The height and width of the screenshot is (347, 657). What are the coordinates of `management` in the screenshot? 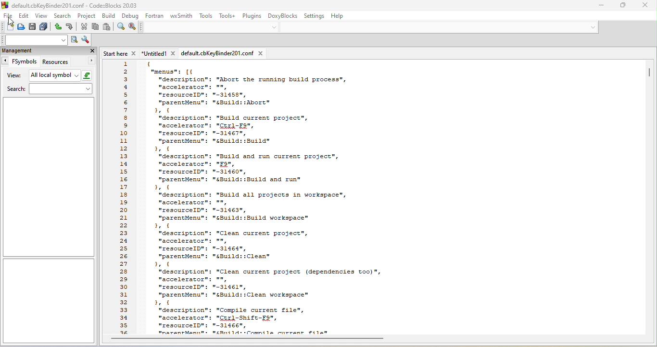 It's located at (37, 50).